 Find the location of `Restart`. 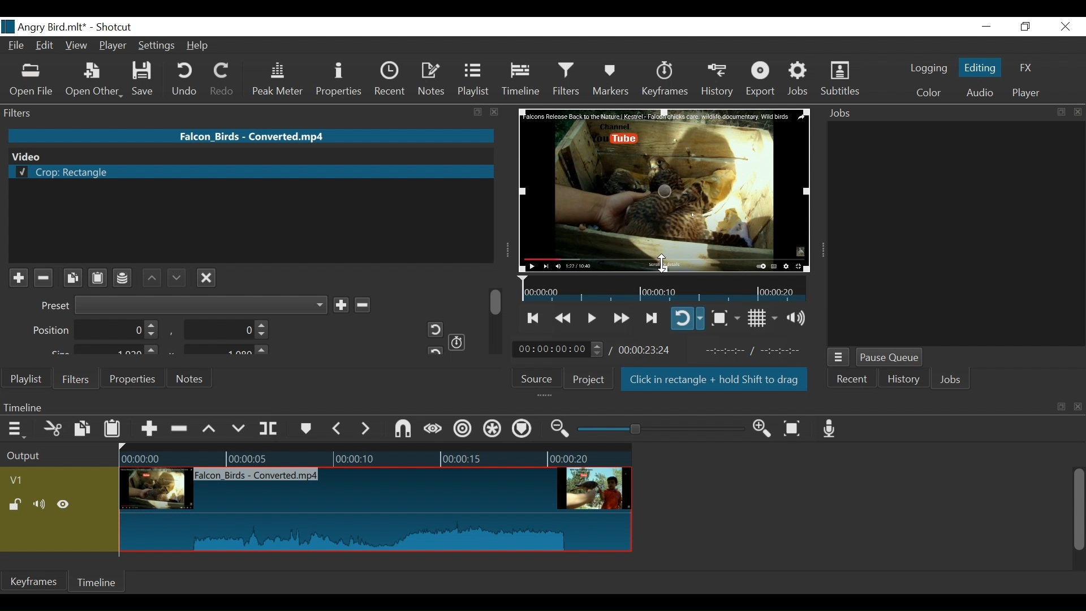

Restart is located at coordinates (431, 329).